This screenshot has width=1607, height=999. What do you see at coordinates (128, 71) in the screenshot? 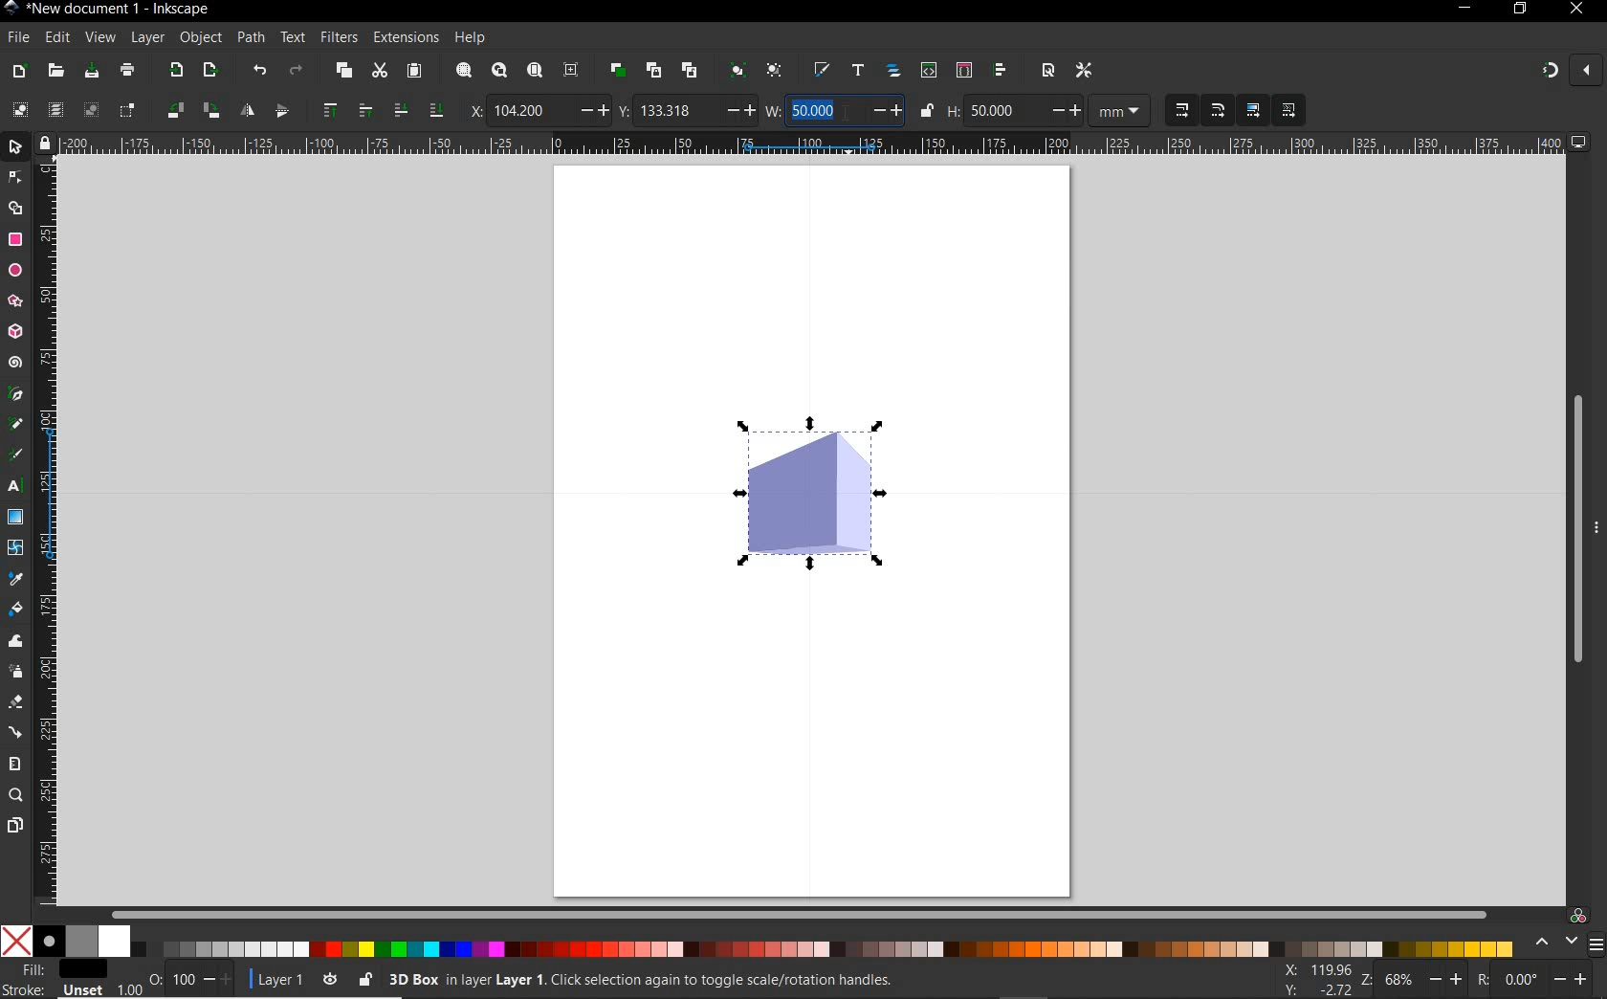
I see `print` at bounding box center [128, 71].